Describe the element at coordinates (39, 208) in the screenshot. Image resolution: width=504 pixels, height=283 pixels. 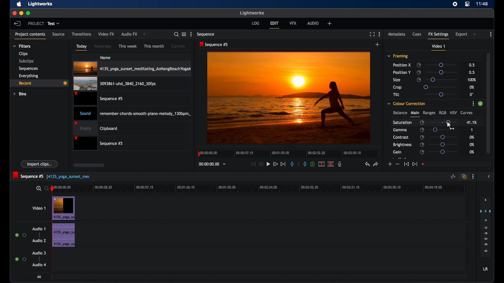
I see `video 1` at that location.